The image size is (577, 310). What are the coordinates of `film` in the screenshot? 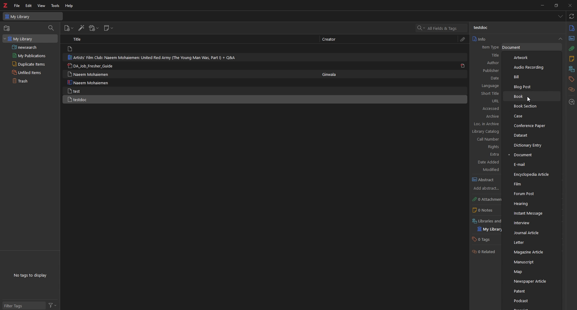 It's located at (532, 184).